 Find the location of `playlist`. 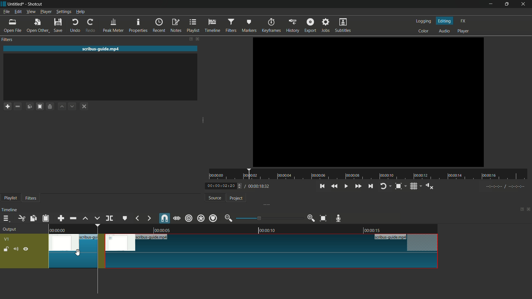

playlist is located at coordinates (194, 25).